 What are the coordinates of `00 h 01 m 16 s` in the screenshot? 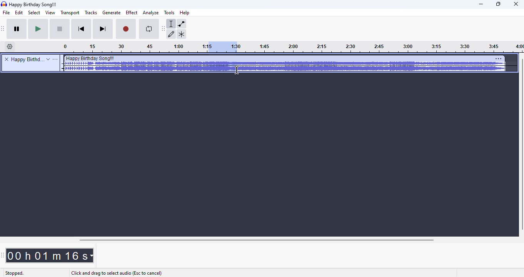 It's located at (50, 255).